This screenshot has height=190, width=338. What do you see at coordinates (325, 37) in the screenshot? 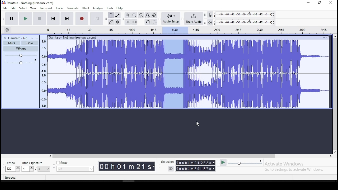
I see `` at bounding box center [325, 37].